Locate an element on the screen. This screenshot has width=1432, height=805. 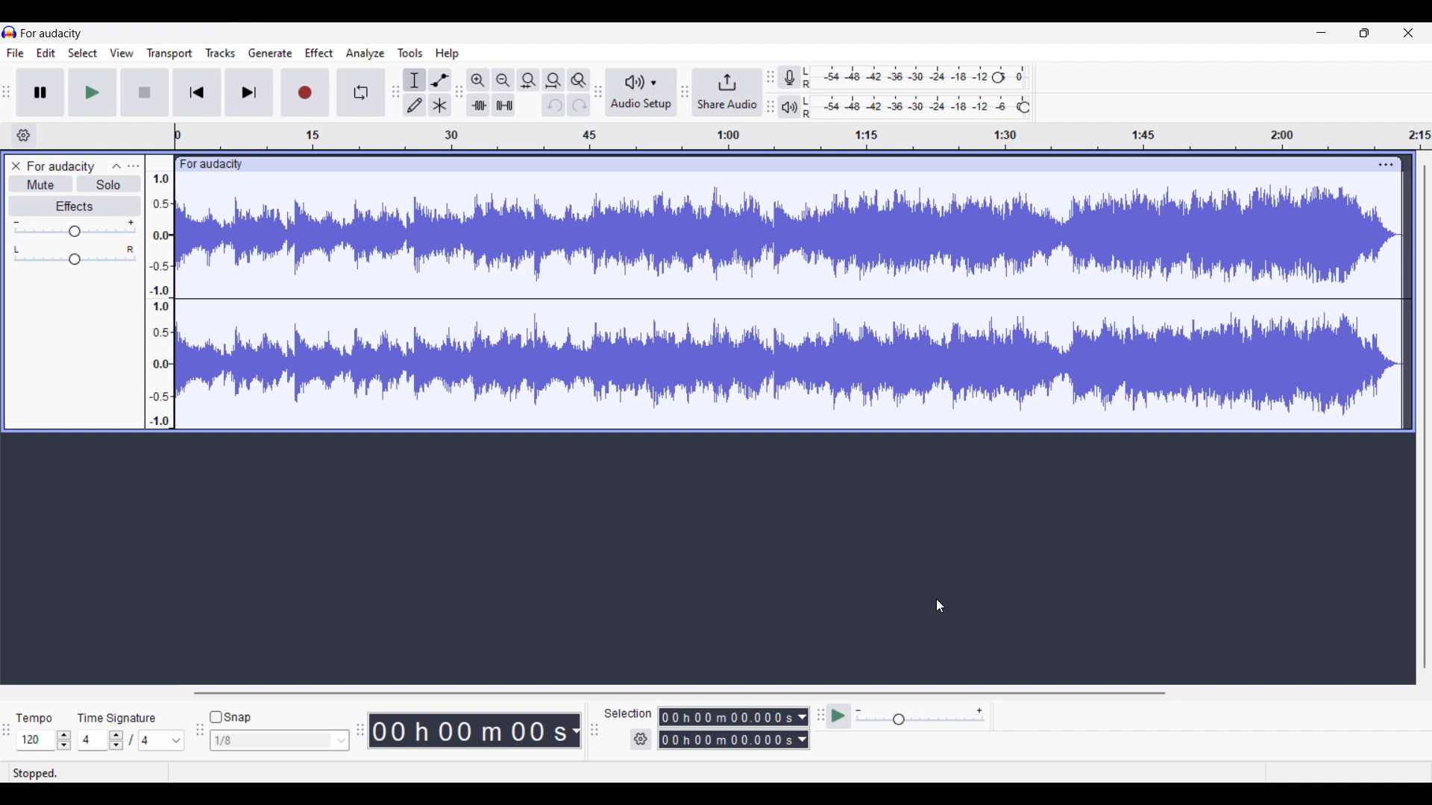
Increase/Decrease Tempo is located at coordinates (63, 740).